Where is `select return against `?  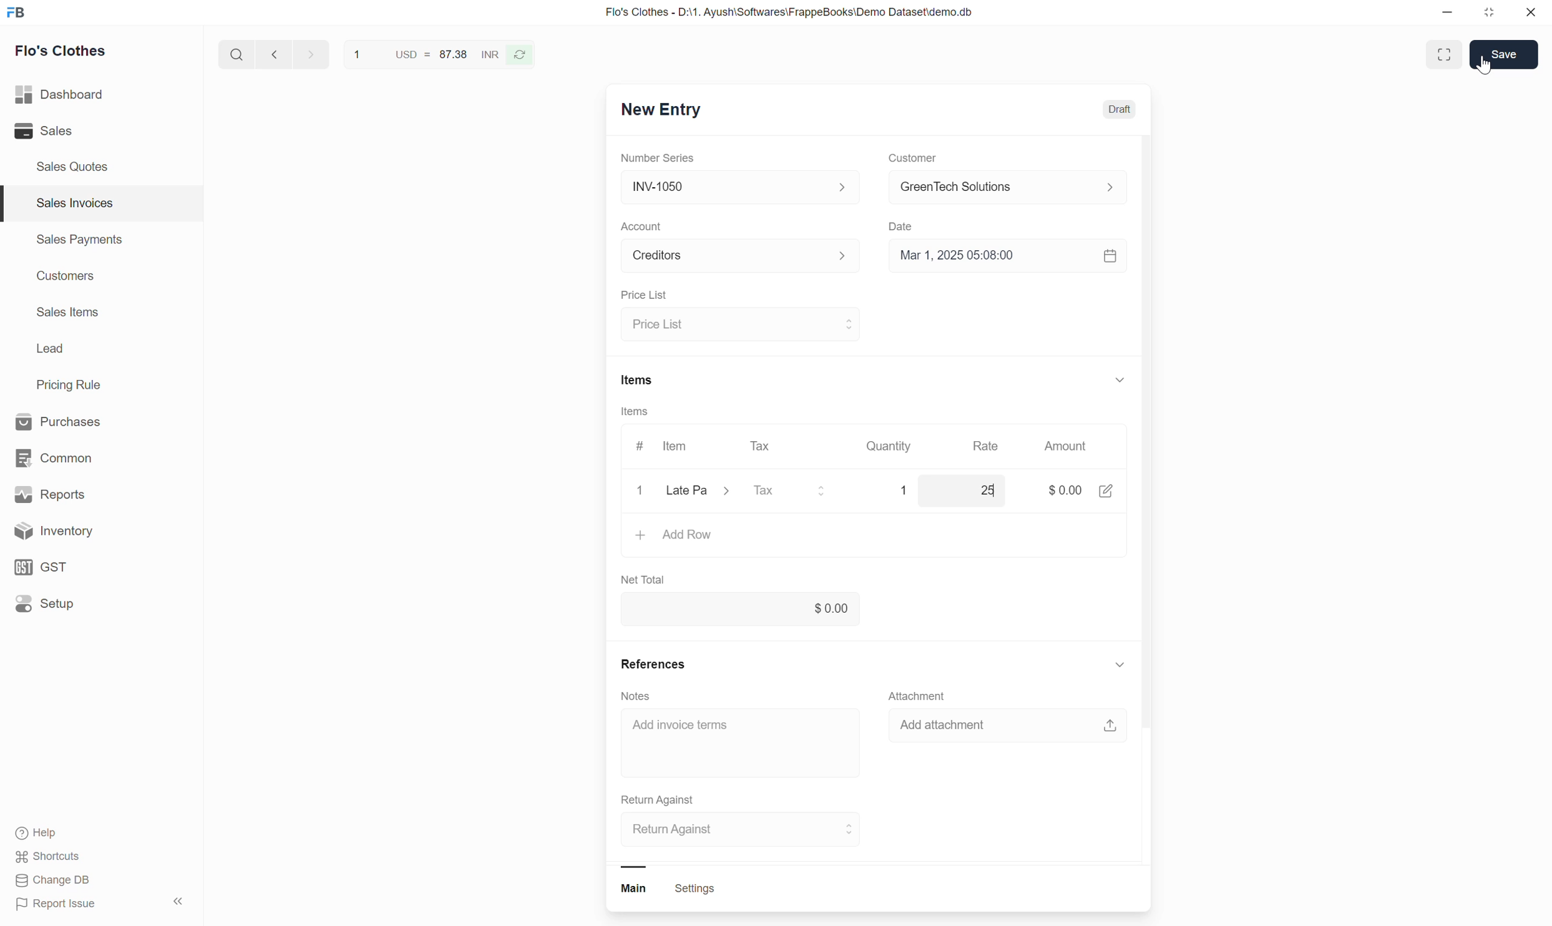
select return against  is located at coordinates (733, 830).